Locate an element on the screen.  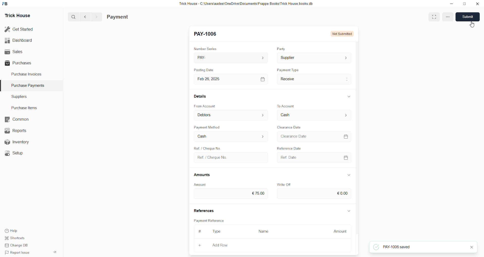
more is located at coordinates (447, 18).